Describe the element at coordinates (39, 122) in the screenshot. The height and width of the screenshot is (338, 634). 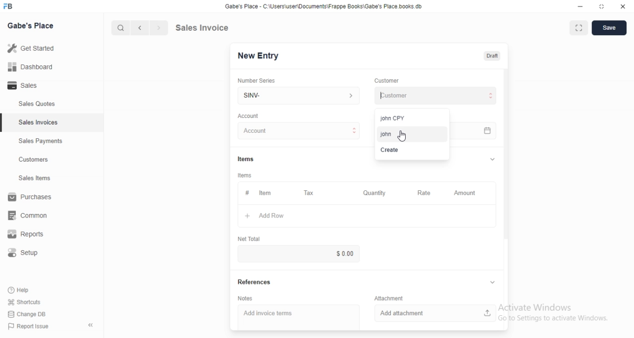
I see `Sales Invoices` at that location.